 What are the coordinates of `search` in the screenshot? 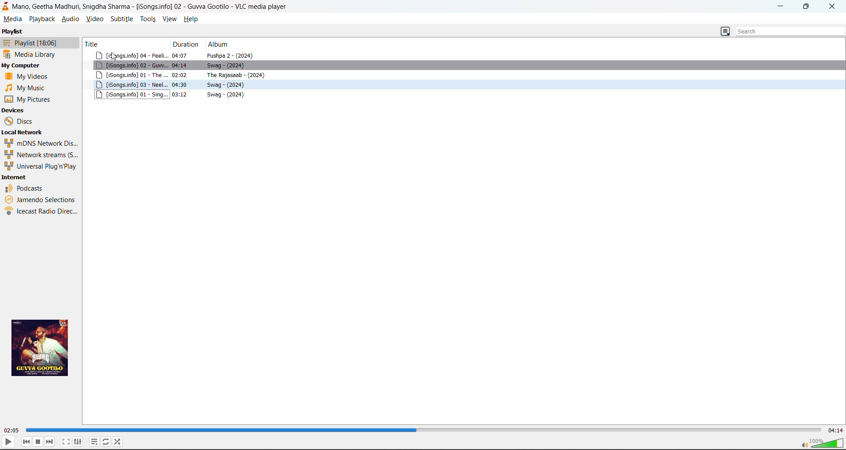 It's located at (787, 32).